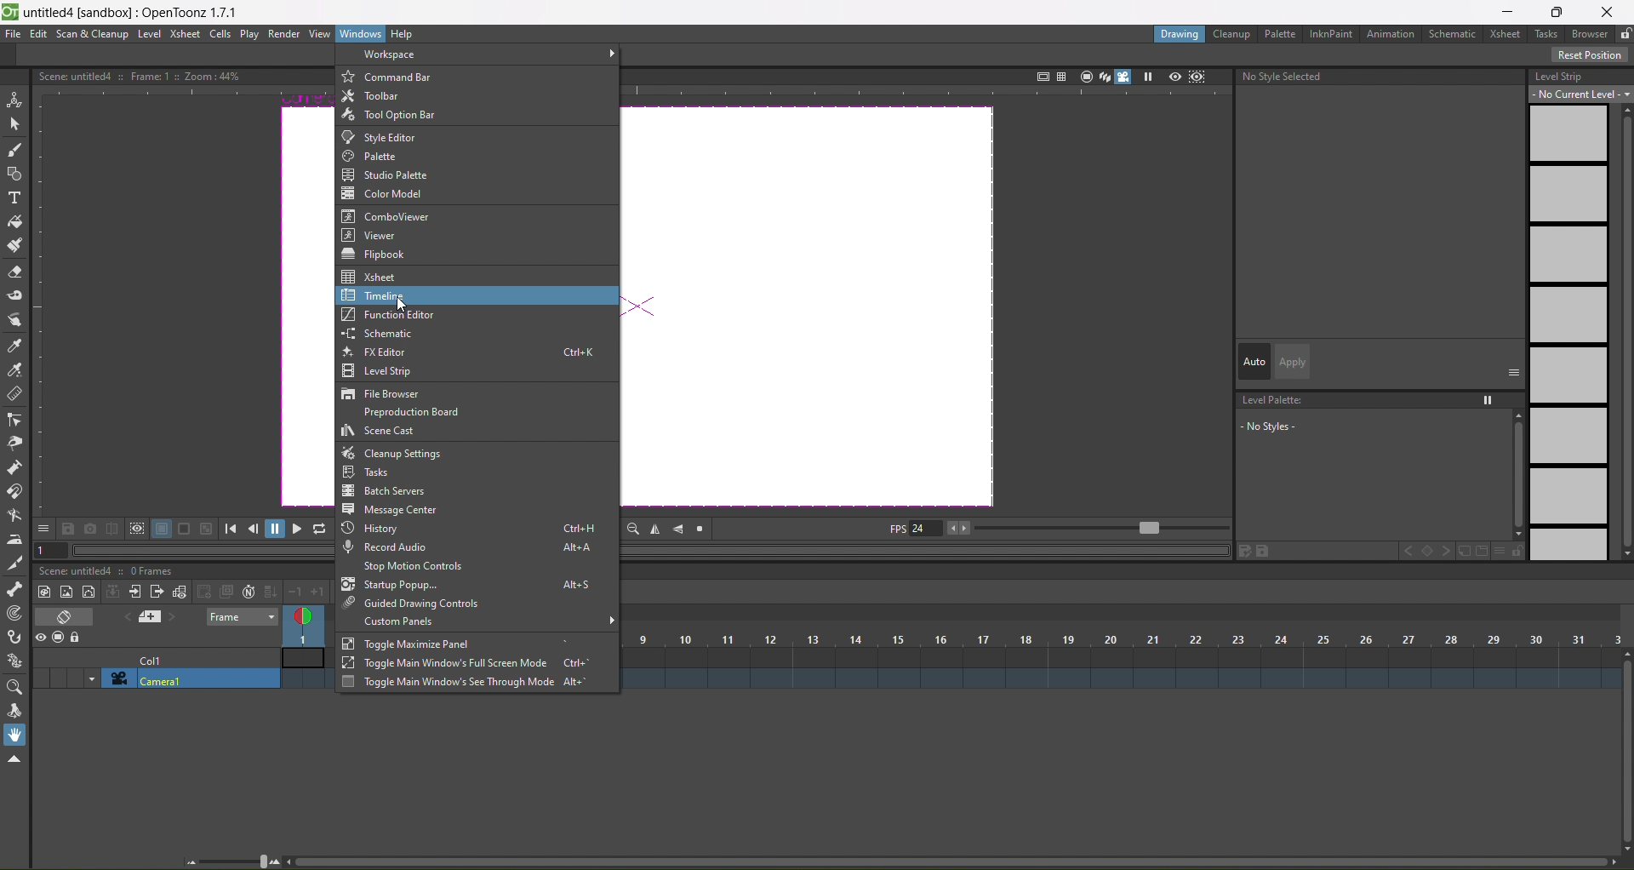 This screenshot has width=1634, height=870. What do you see at coordinates (1456, 35) in the screenshot?
I see `schematic` at bounding box center [1456, 35].